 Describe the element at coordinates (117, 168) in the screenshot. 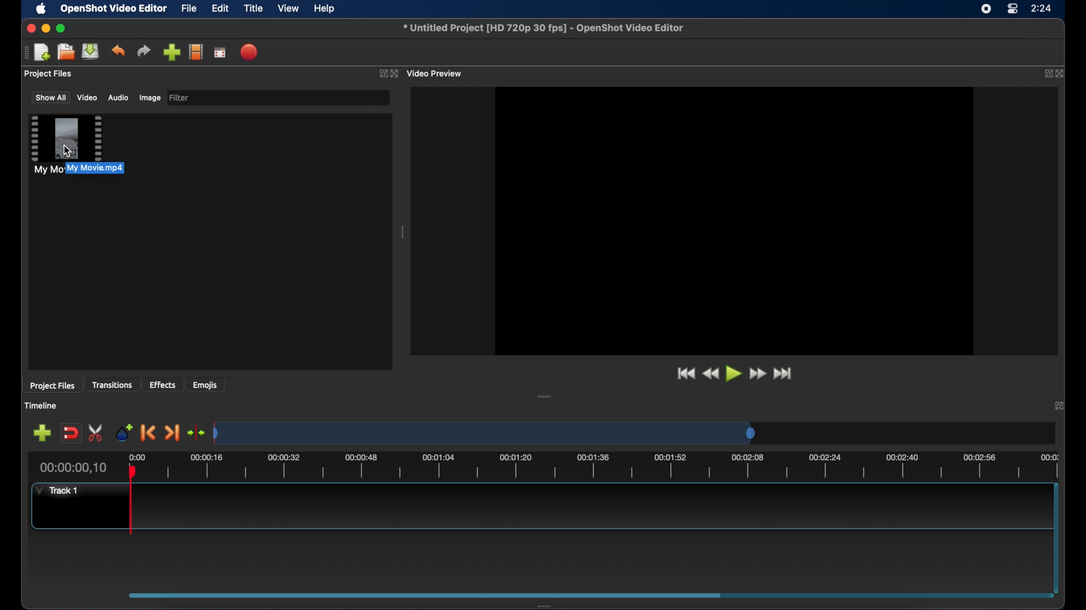

I see `tooltip` at that location.